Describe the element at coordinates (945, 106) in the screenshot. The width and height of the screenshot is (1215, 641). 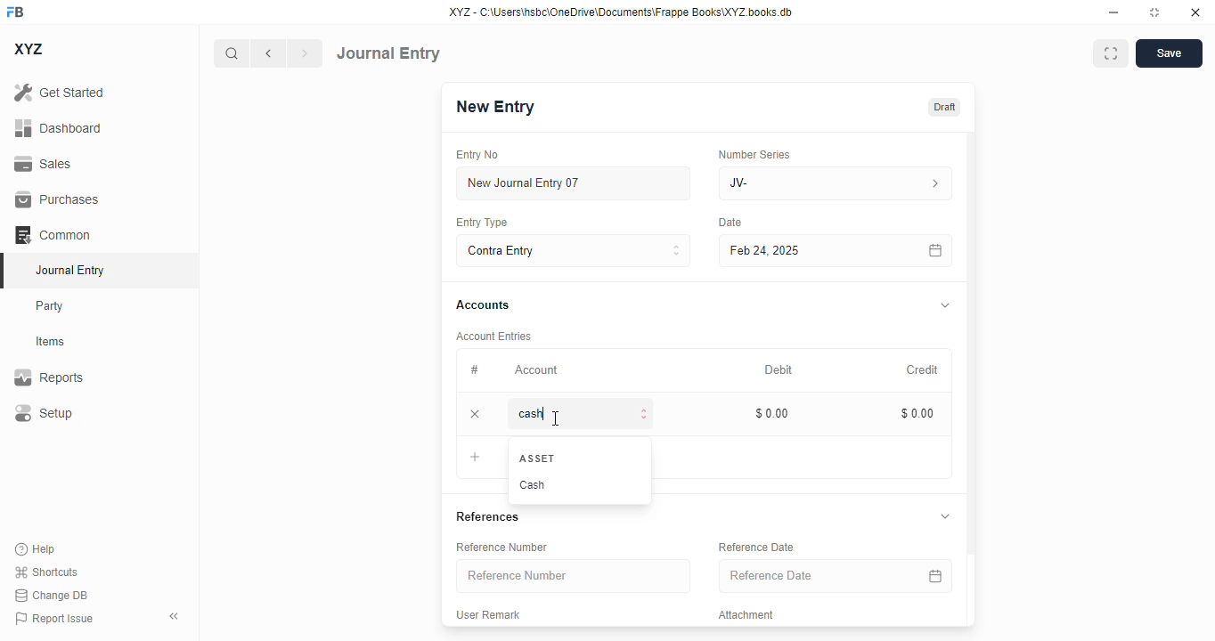
I see `draft` at that location.